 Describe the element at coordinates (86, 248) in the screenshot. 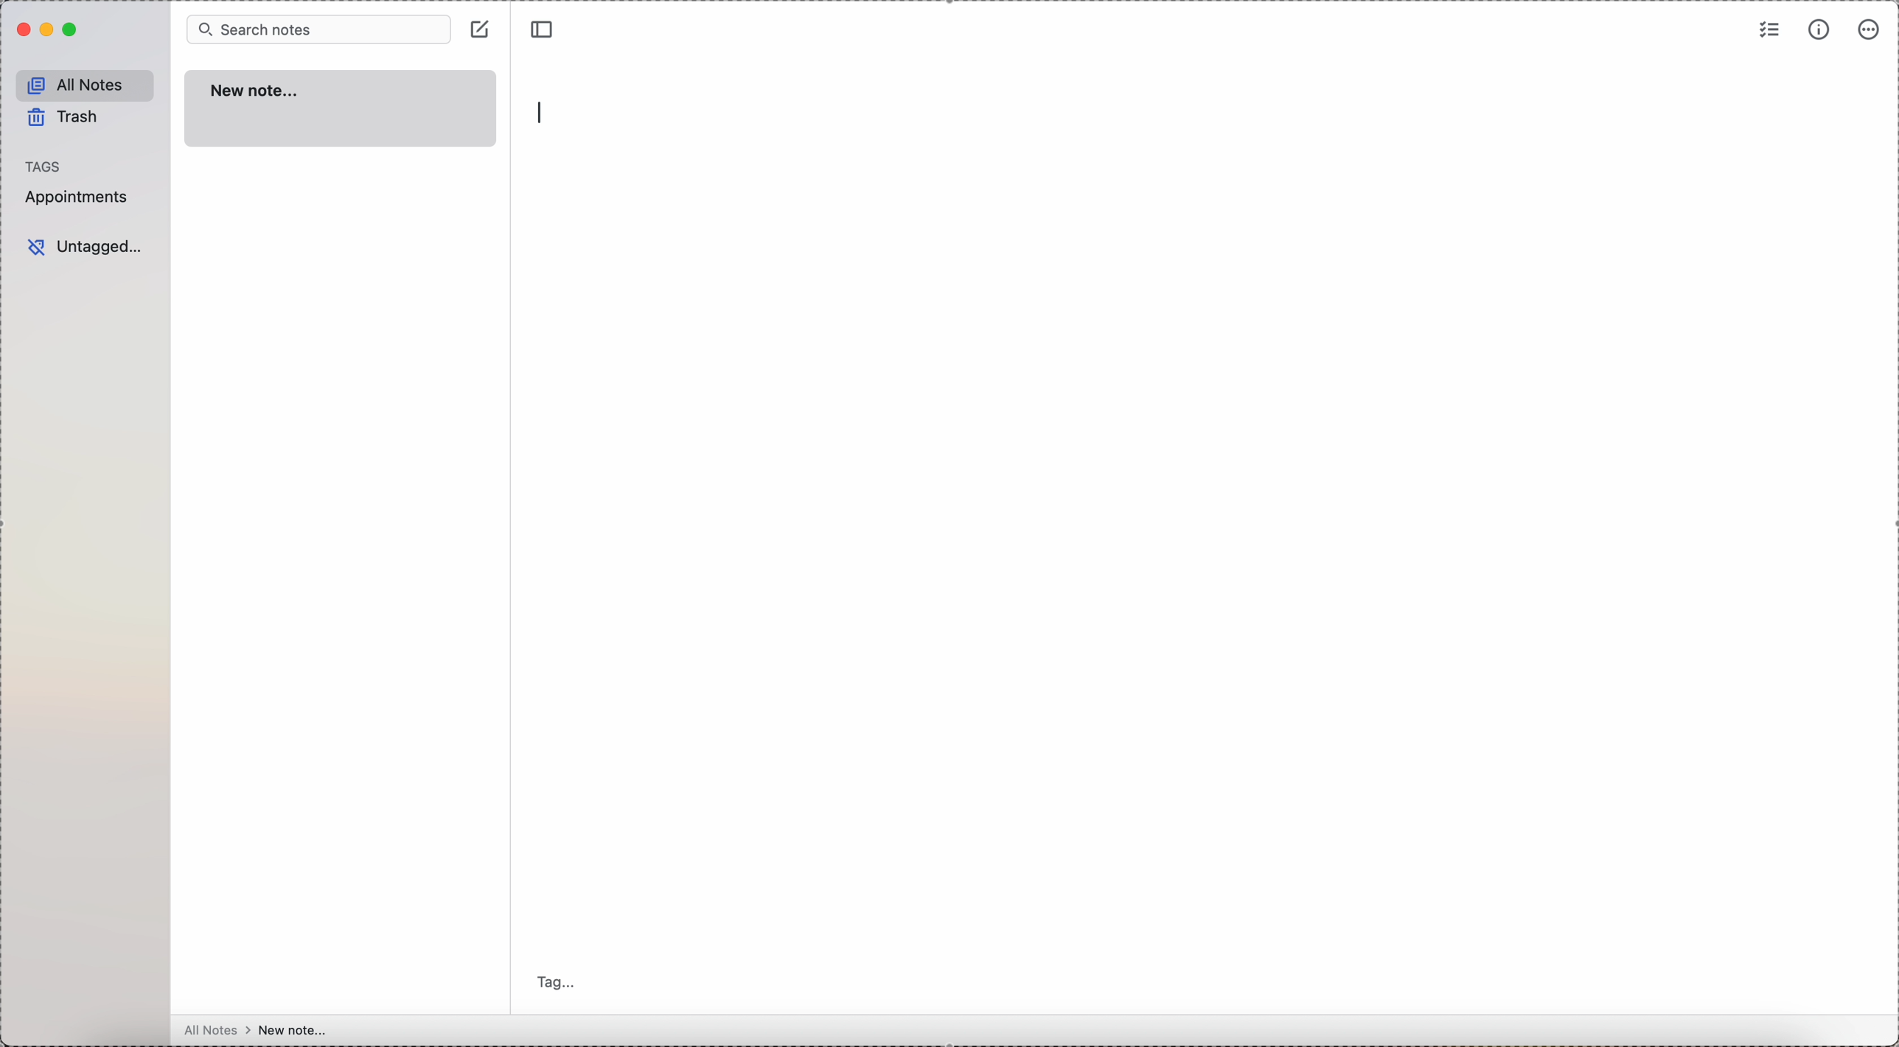

I see `untagged` at that location.